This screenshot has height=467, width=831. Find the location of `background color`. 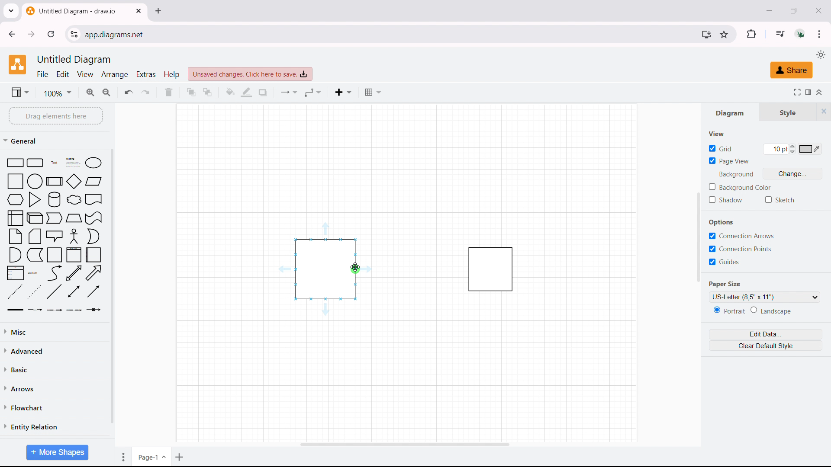

background color is located at coordinates (740, 187).